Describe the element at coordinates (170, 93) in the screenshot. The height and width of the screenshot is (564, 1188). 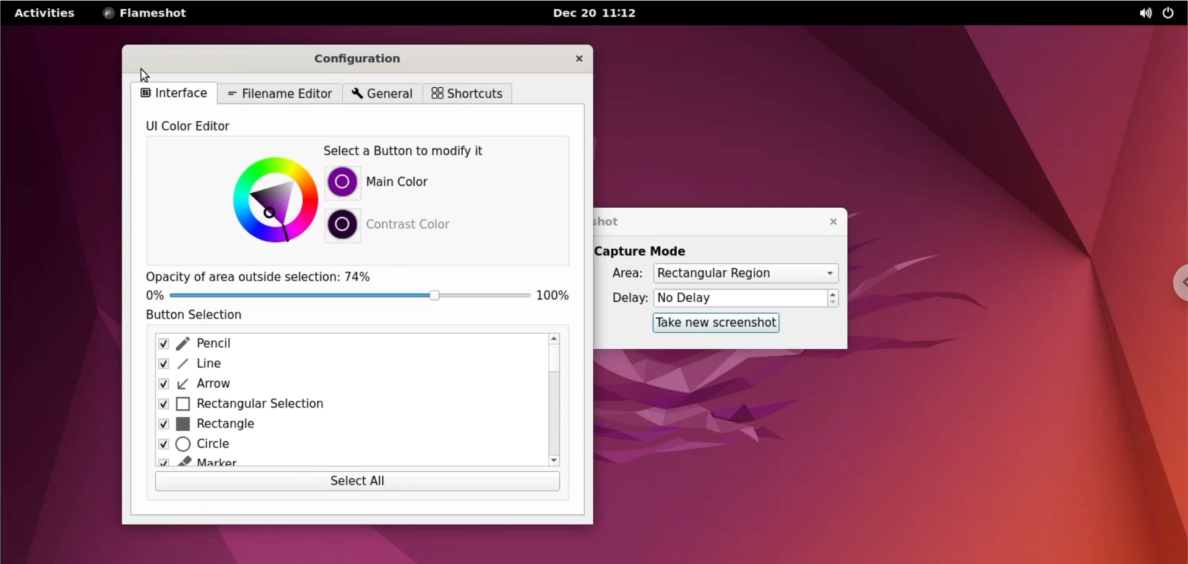
I see `interface` at that location.